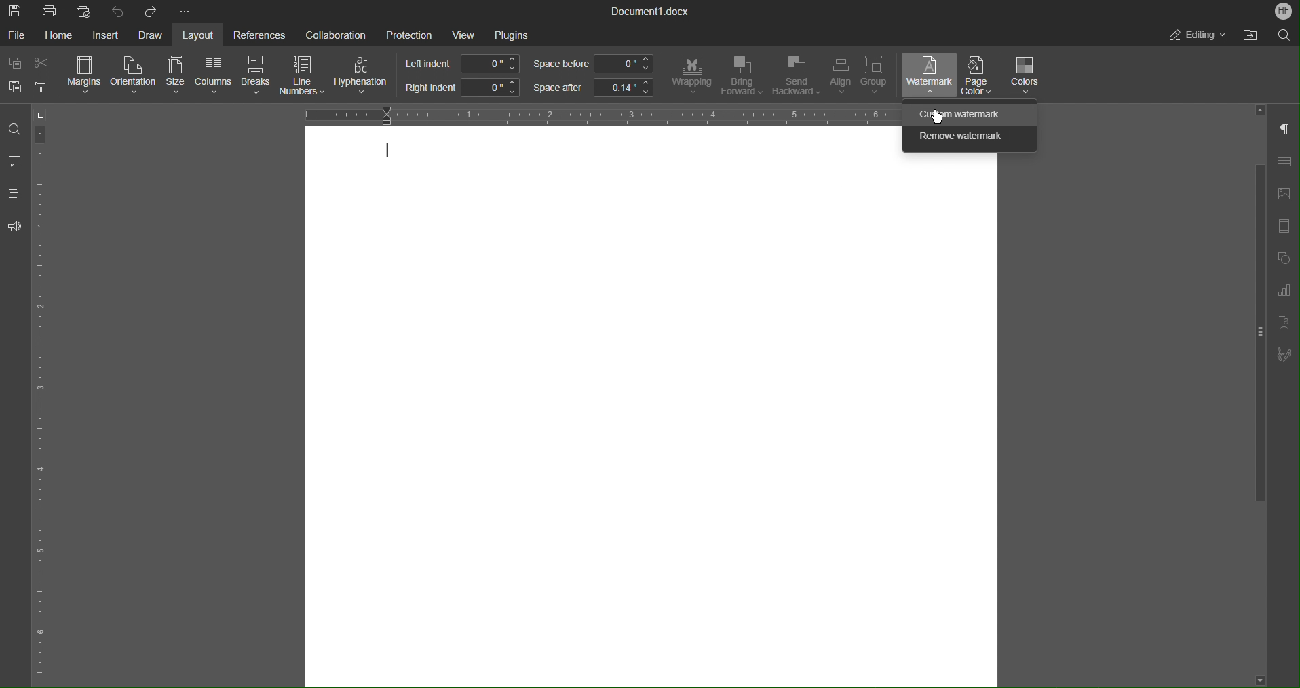 The height and width of the screenshot is (688, 1300). Describe the element at coordinates (85, 75) in the screenshot. I see `Margins` at that location.